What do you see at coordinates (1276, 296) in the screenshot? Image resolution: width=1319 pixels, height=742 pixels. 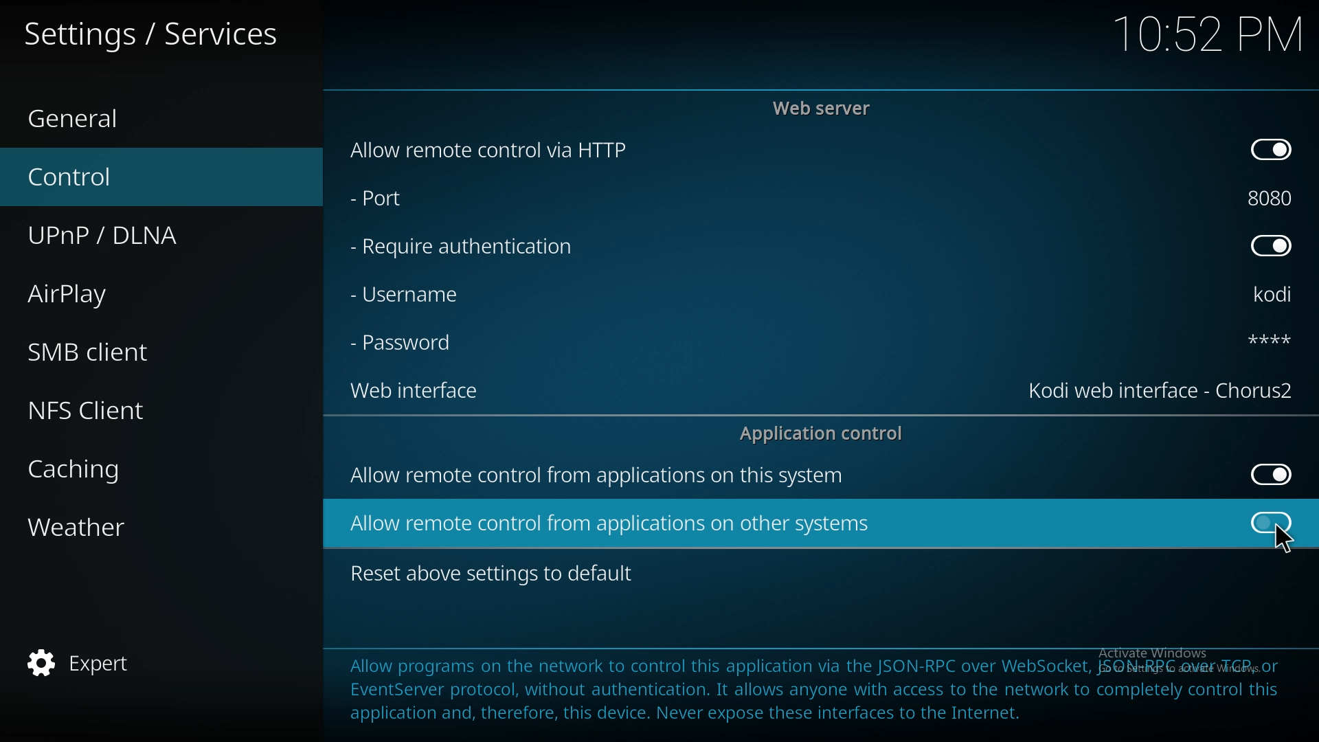 I see `username` at bounding box center [1276, 296].